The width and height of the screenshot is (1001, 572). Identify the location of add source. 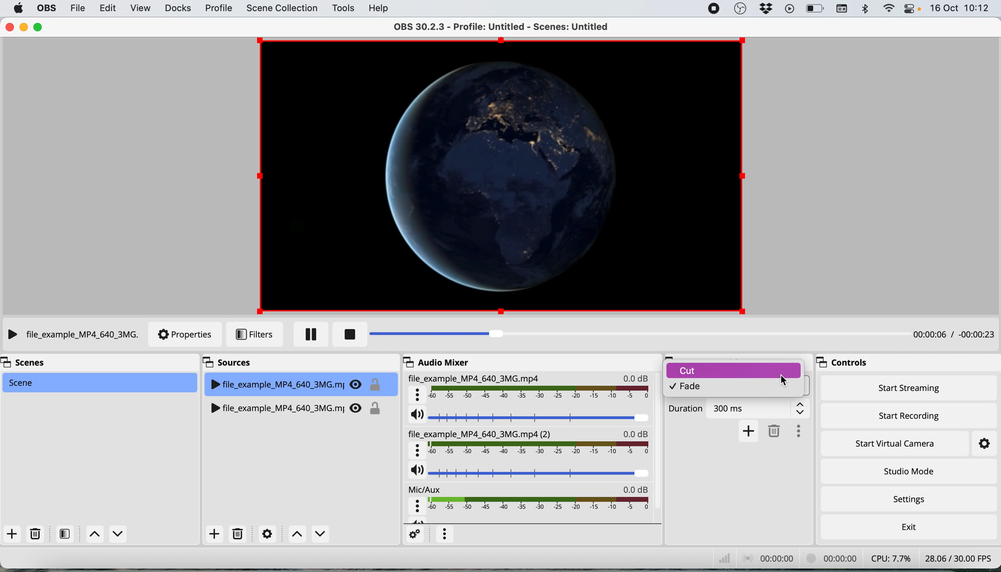
(213, 533).